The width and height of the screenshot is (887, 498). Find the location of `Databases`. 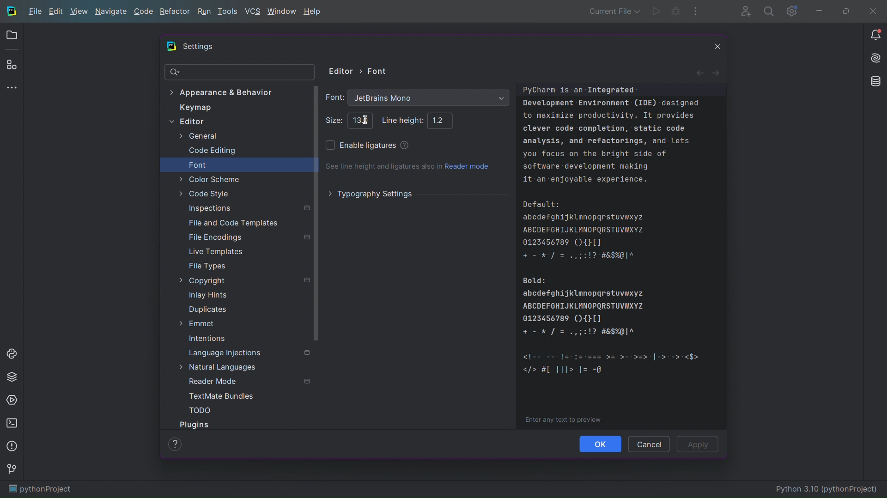

Databases is located at coordinates (872, 83).